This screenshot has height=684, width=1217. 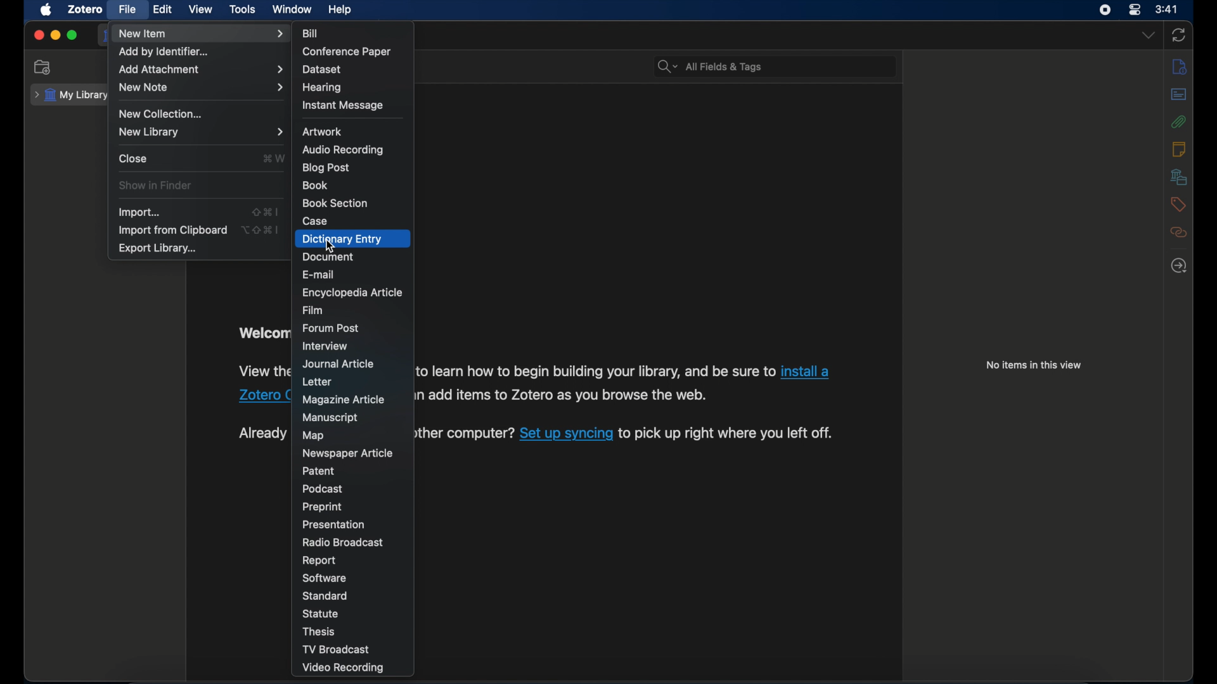 What do you see at coordinates (334, 525) in the screenshot?
I see `presentation` at bounding box center [334, 525].